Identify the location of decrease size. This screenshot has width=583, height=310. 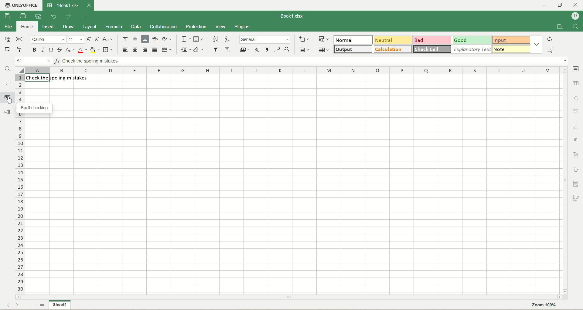
(97, 39).